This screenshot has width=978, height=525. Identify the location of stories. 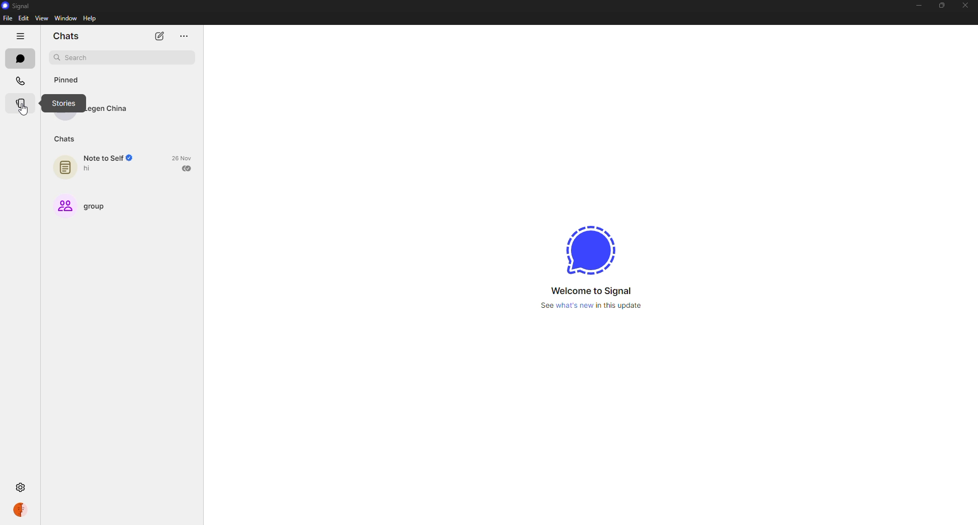
(22, 103).